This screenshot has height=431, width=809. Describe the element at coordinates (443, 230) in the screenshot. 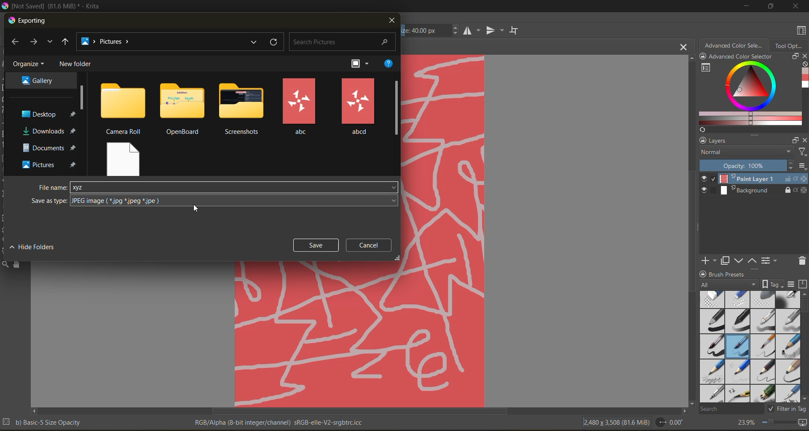

I see `Image` at that location.